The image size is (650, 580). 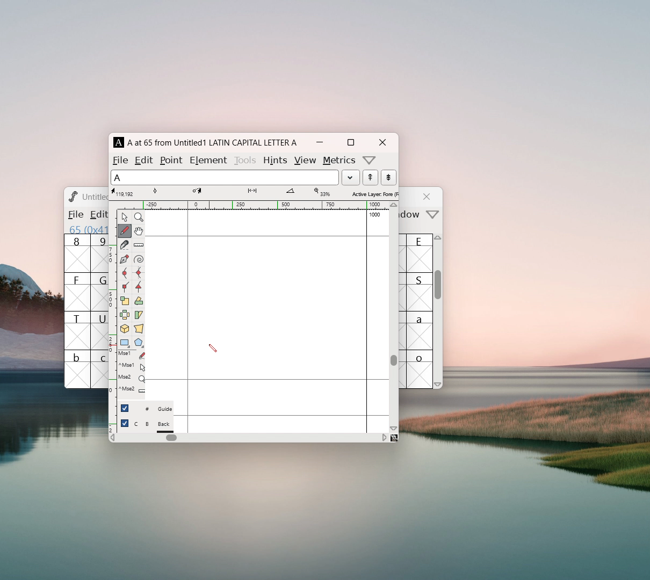 I want to click on draw a freehand curve, so click(x=125, y=231).